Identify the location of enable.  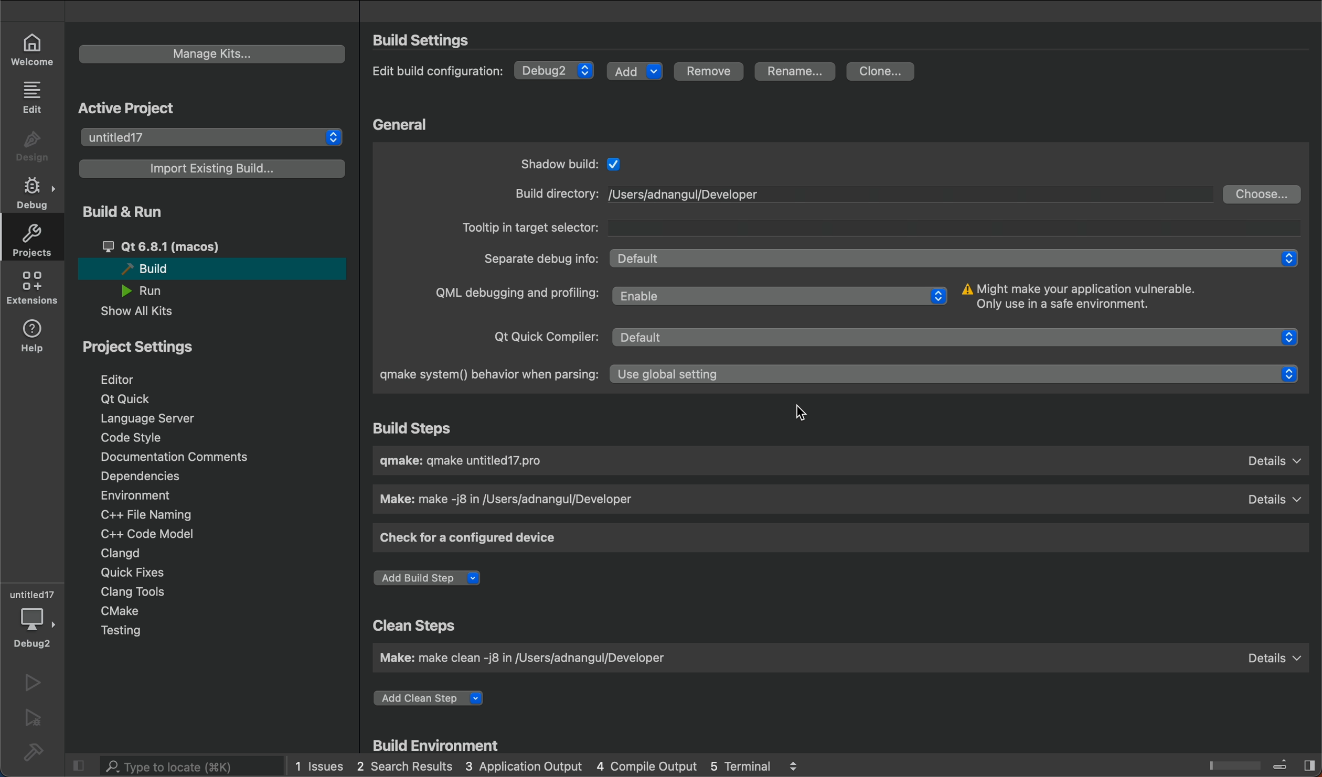
(966, 336).